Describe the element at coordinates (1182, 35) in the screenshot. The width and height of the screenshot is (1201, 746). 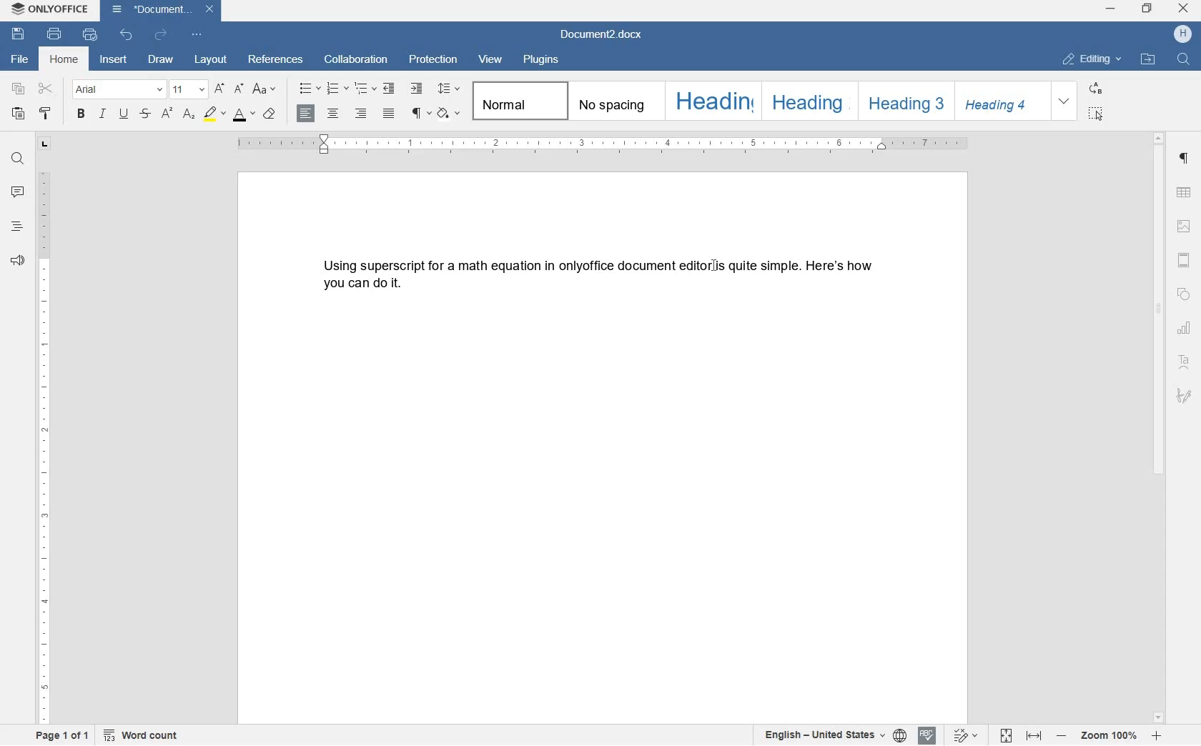
I see `HP` at that location.